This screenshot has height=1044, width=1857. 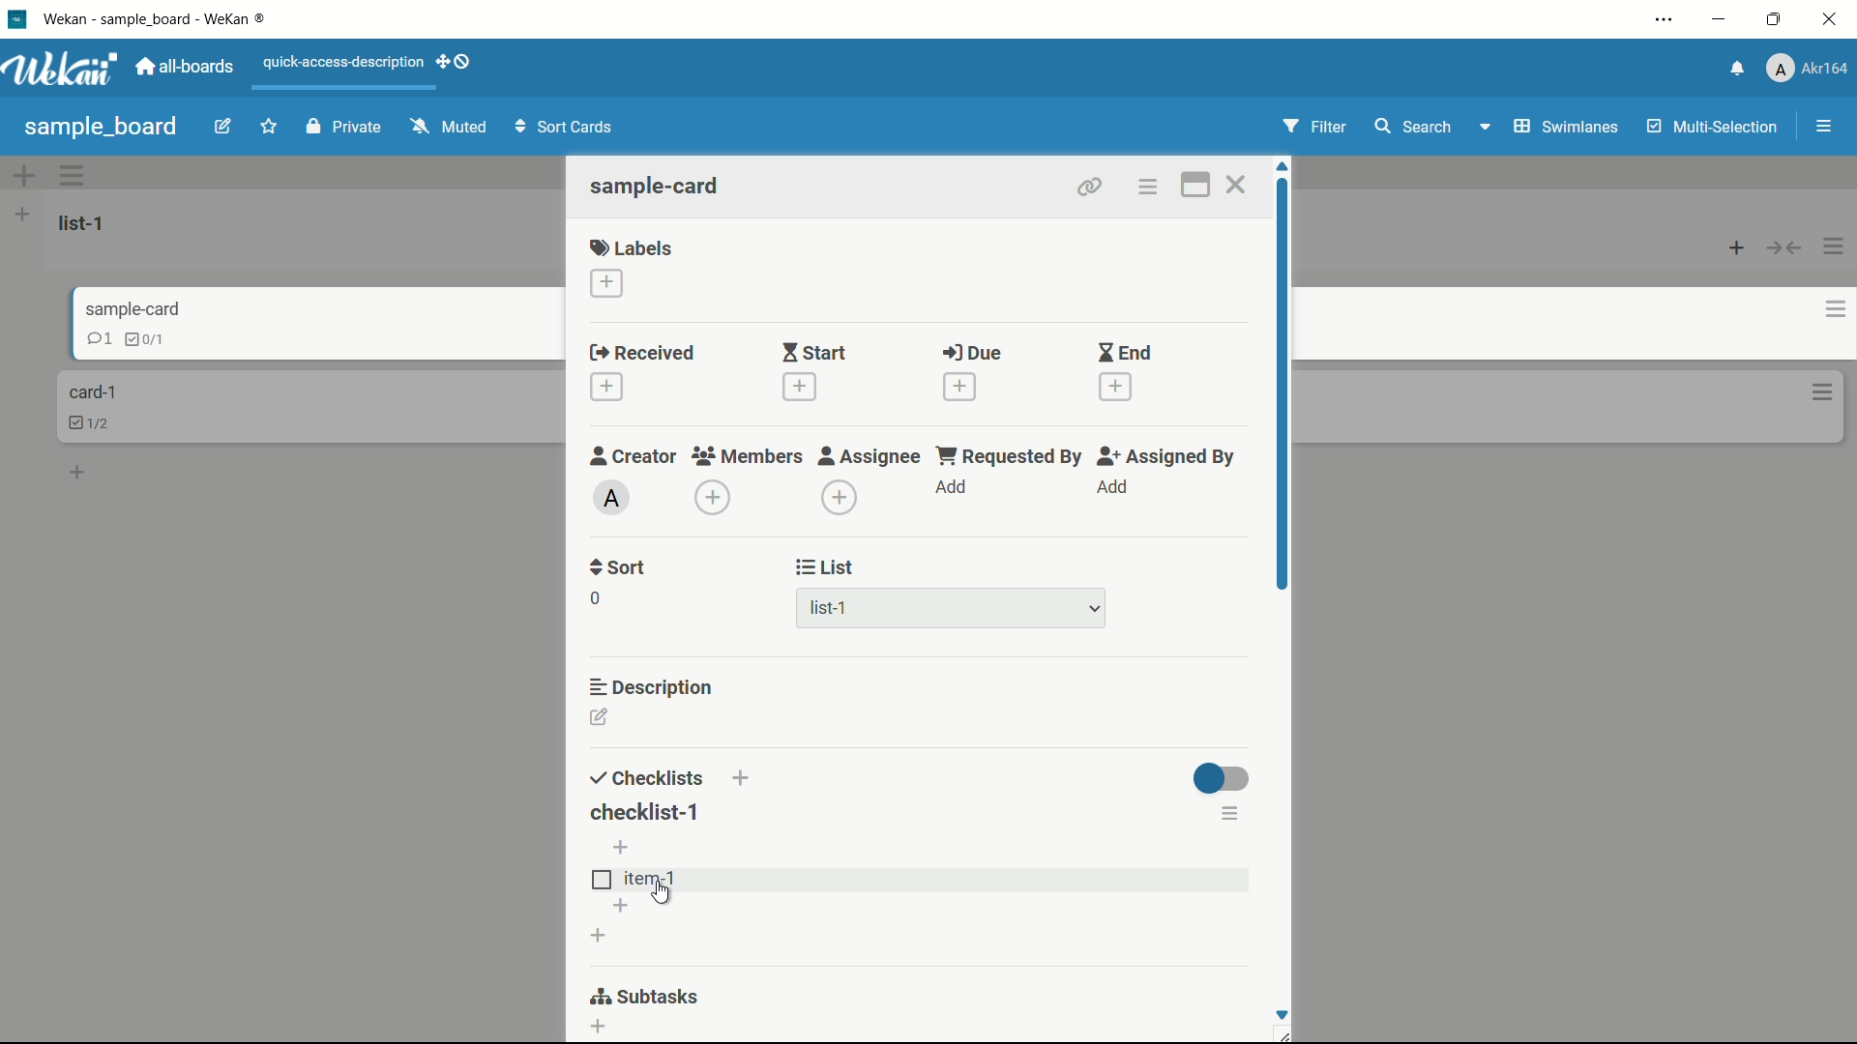 I want to click on open or close sidebar, so click(x=1823, y=127).